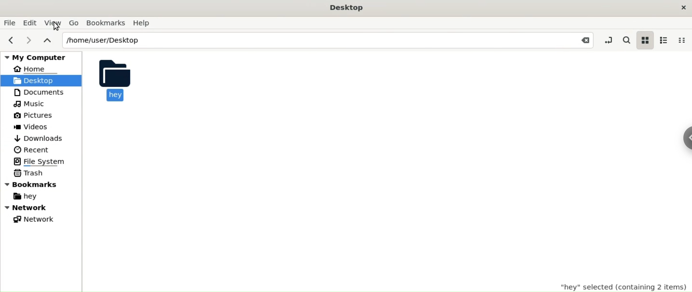 Image resolution: width=692 pixels, height=292 pixels. What do you see at coordinates (57, 29) in the screenshot?
I see `Cursor` at bounding box center [57, 29].